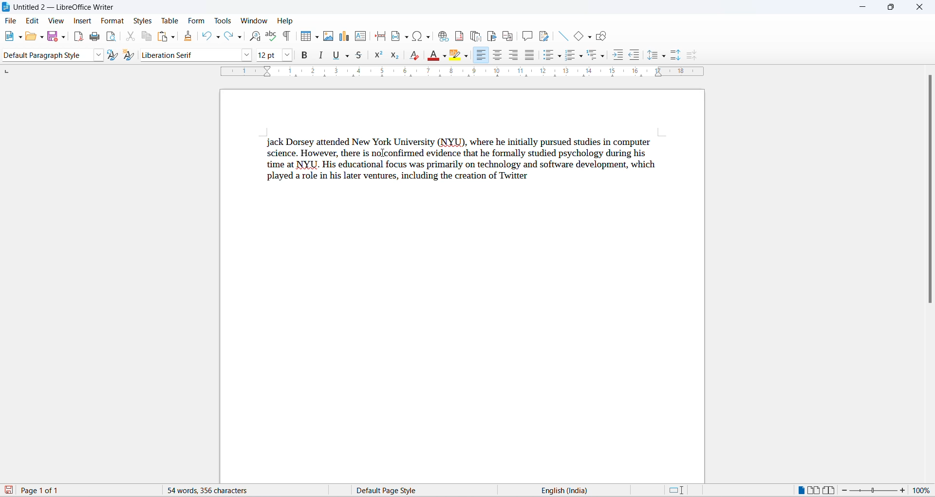  What do you see at coordinates (320, 54) in the screenshot?
I see `italics` at bounding box center [320, 54].